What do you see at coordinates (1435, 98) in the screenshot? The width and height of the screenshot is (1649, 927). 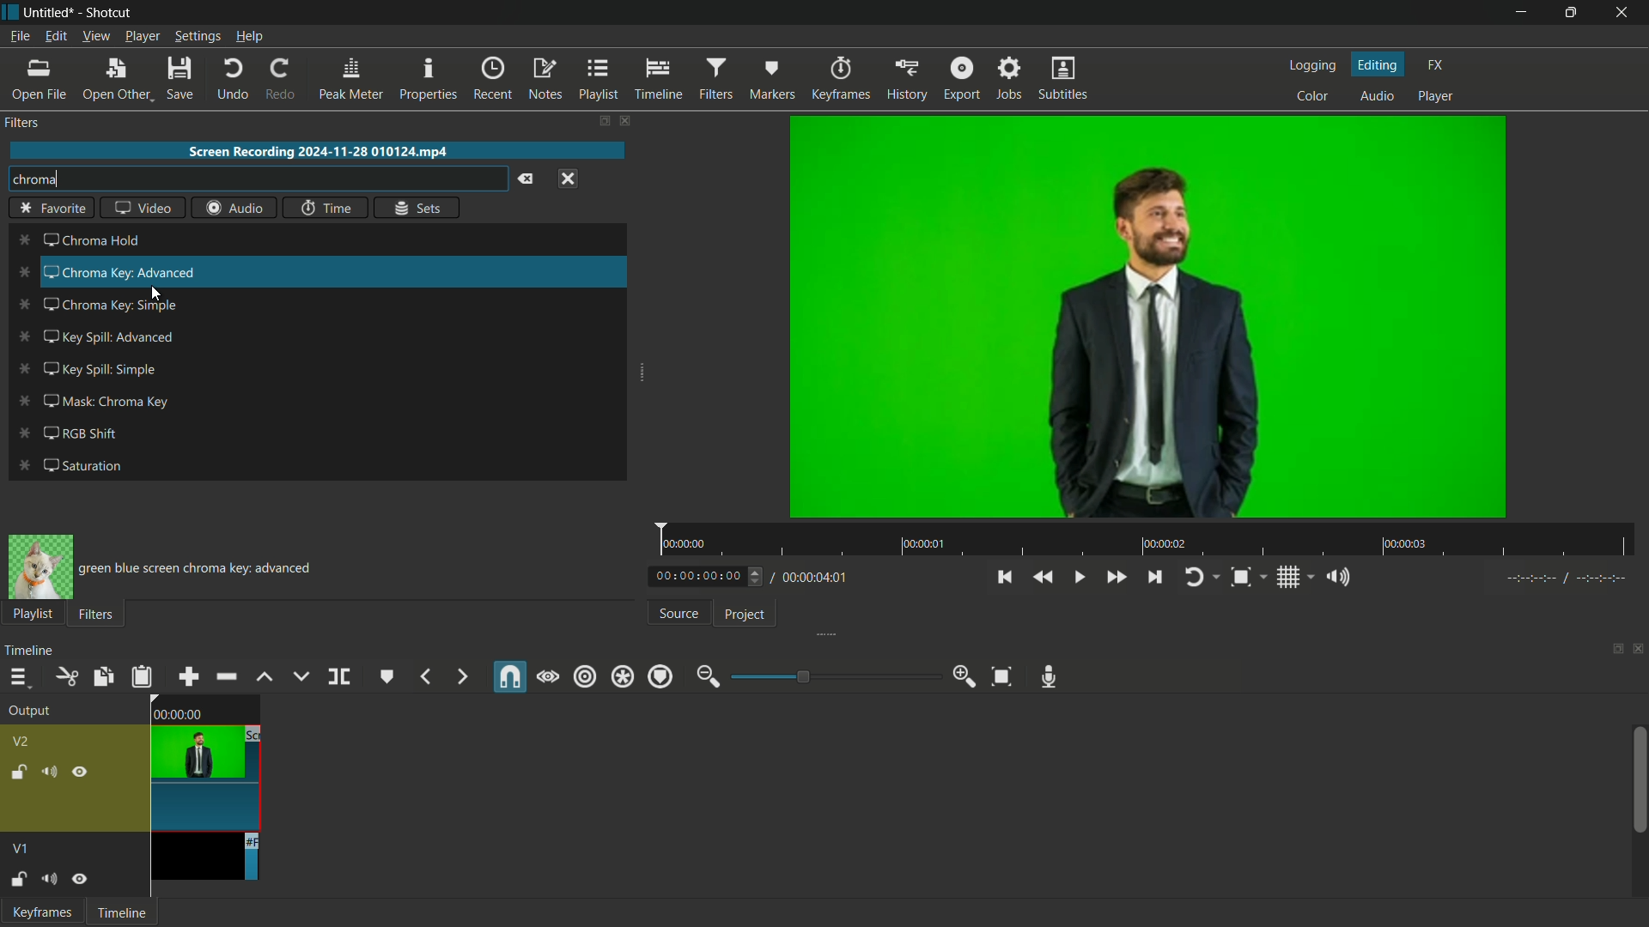 I see `player` at bounding box center [1435, 98].